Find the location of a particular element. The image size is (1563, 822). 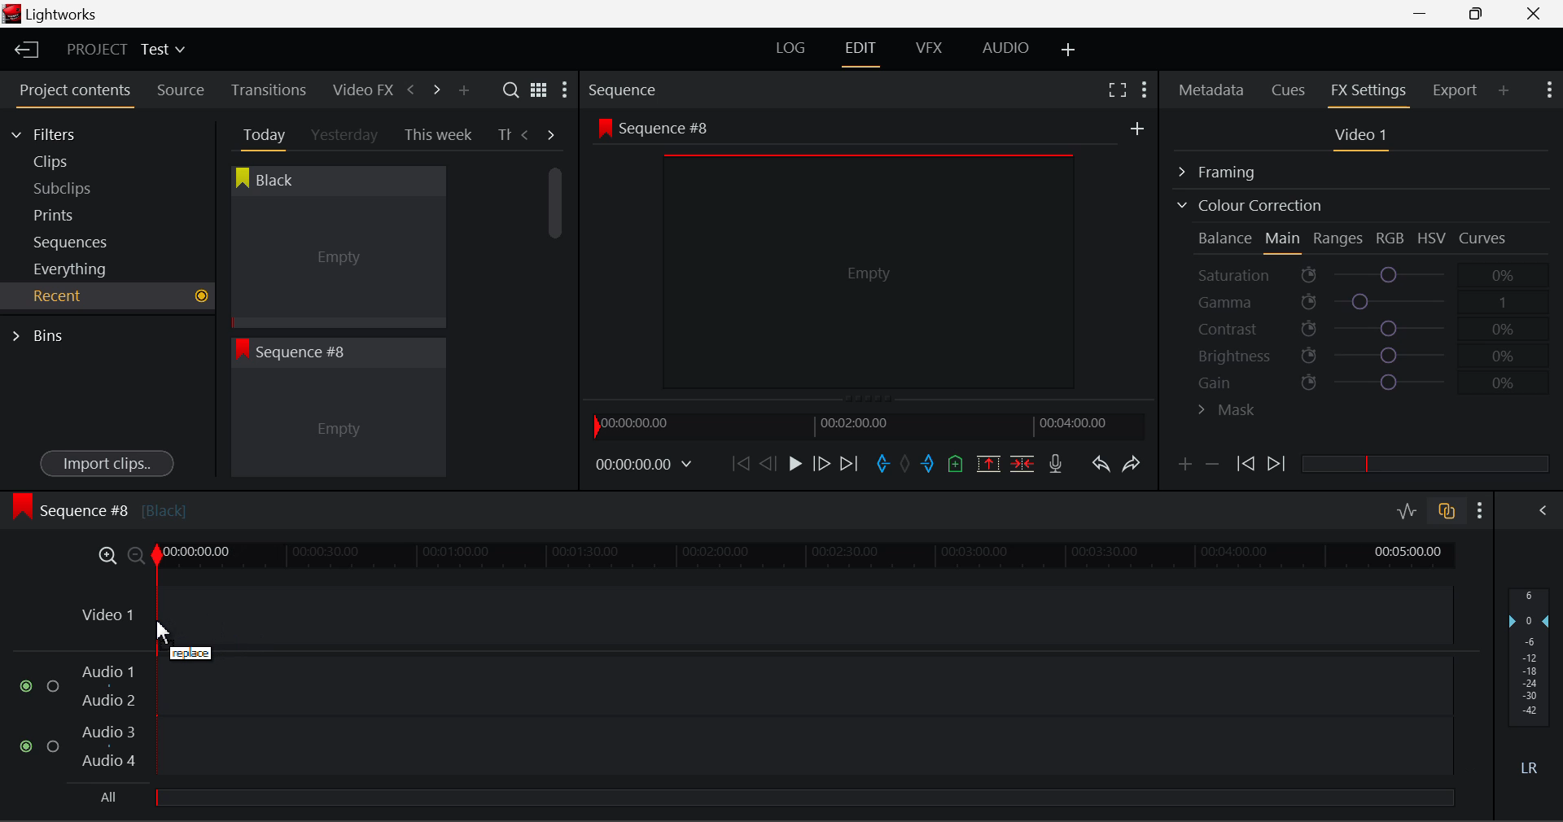

Filters is located at coordinates (59, 132).